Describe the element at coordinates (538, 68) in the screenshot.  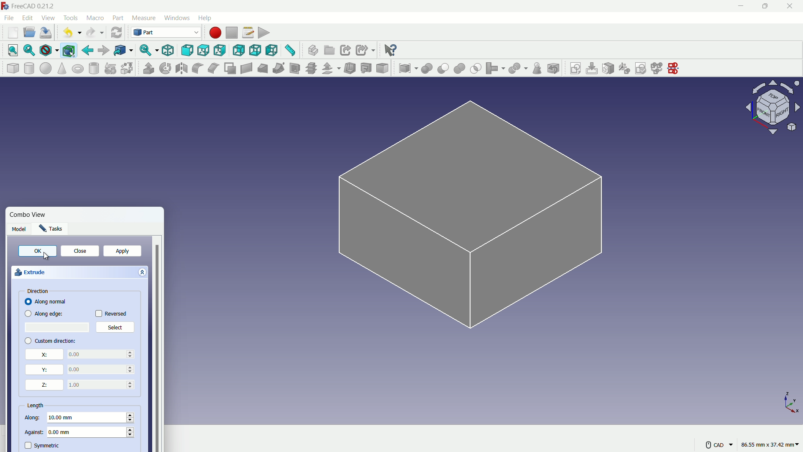
I see `check geometry` at that location.